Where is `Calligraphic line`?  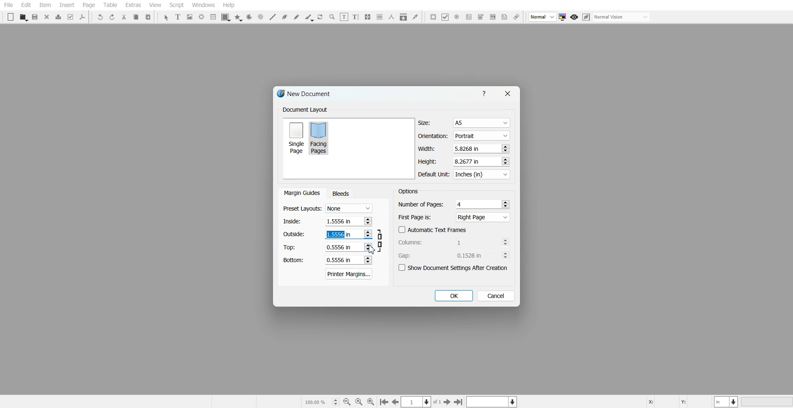
Calligraphic line is located at coordinates (309, 18).